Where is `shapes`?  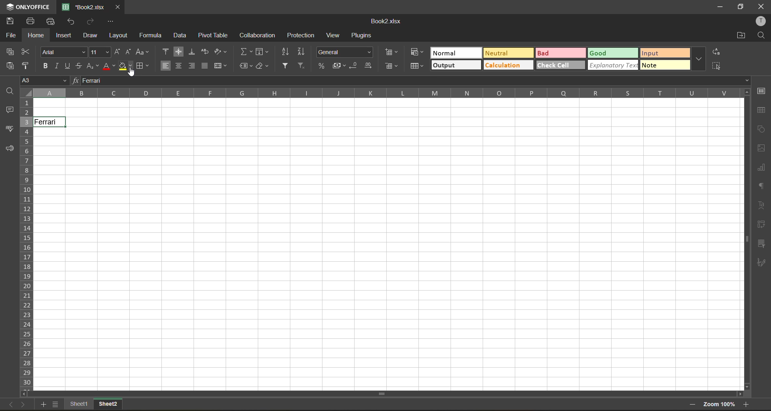
shapes is located at coordinates (762, 129).